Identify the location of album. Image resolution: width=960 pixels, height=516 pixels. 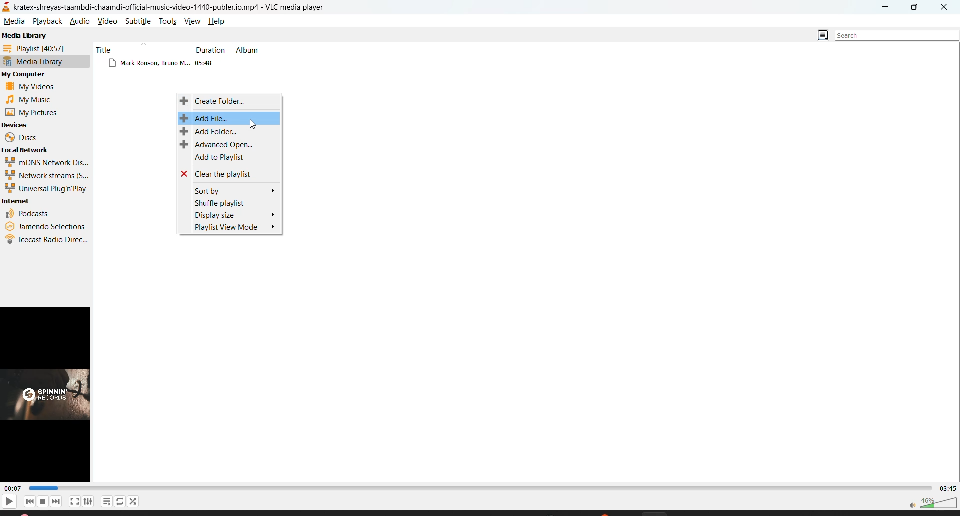
(253, 50).